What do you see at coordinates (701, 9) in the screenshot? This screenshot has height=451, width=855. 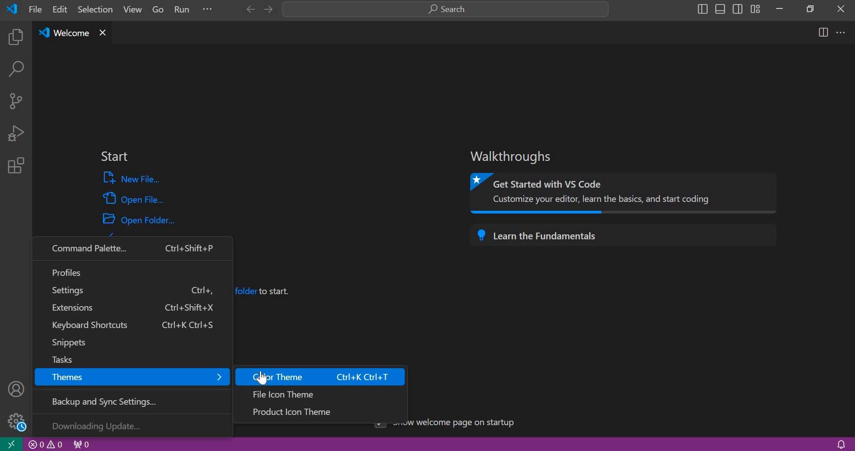 I see `toggle primary sidebar` at bounding box center [701, 9].